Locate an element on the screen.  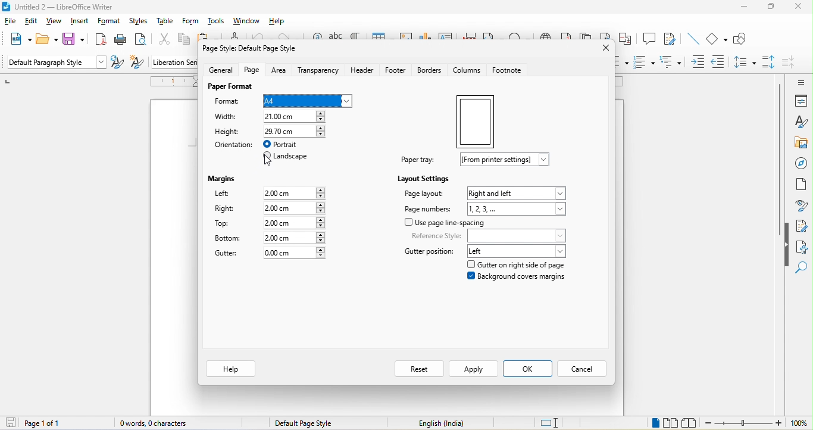
style inspecter is located at coordinates (801, 207).